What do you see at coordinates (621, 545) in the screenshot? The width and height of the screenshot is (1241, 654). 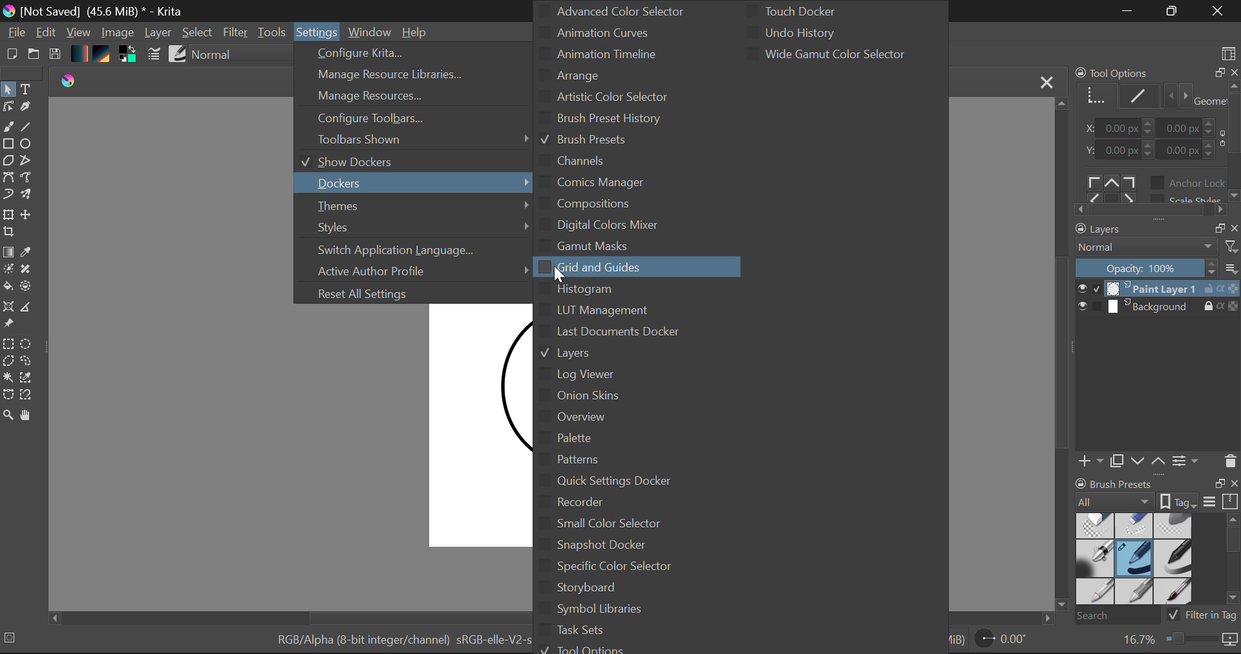 I see `Snapshot Docker` at bounding box center [621, 545].